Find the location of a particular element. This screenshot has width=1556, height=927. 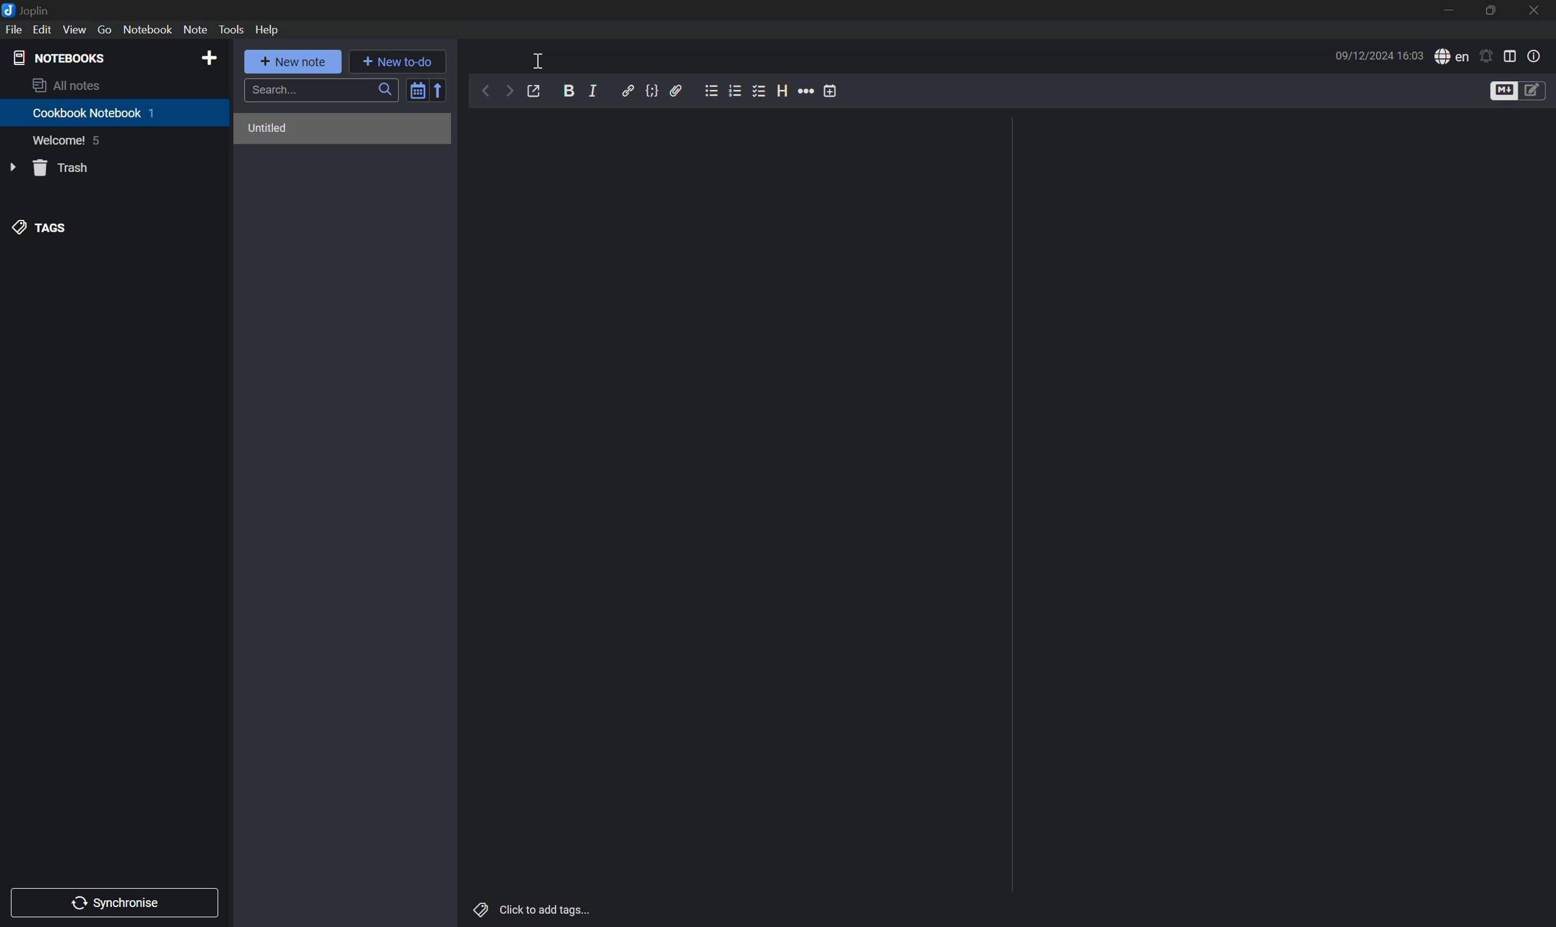

Toggle sort order field is located at coordinates (416, 92).